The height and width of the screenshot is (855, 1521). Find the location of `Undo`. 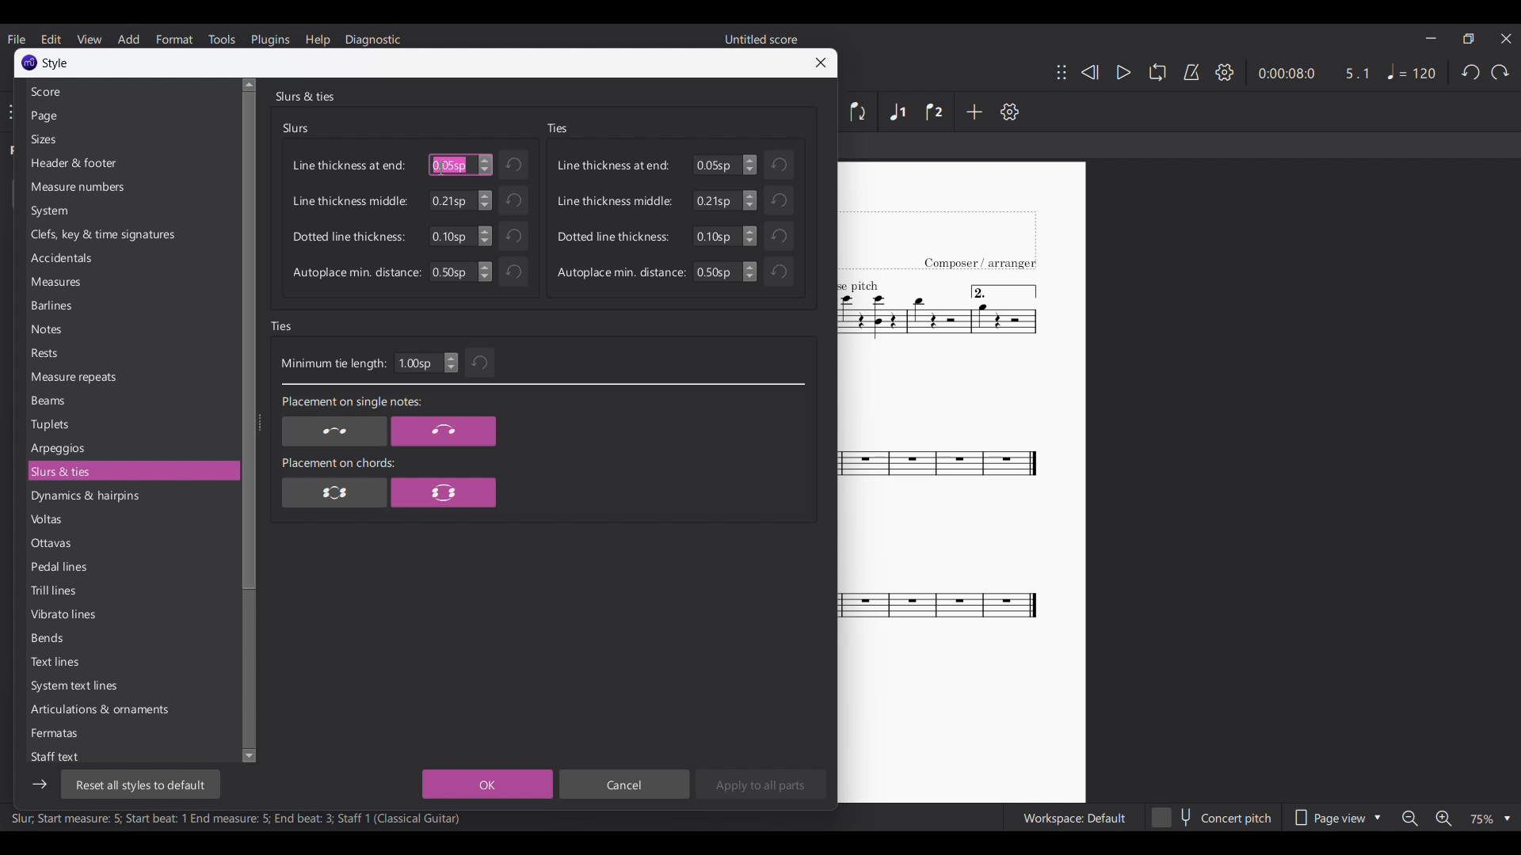

Undo is located at coordinates (779, 236).